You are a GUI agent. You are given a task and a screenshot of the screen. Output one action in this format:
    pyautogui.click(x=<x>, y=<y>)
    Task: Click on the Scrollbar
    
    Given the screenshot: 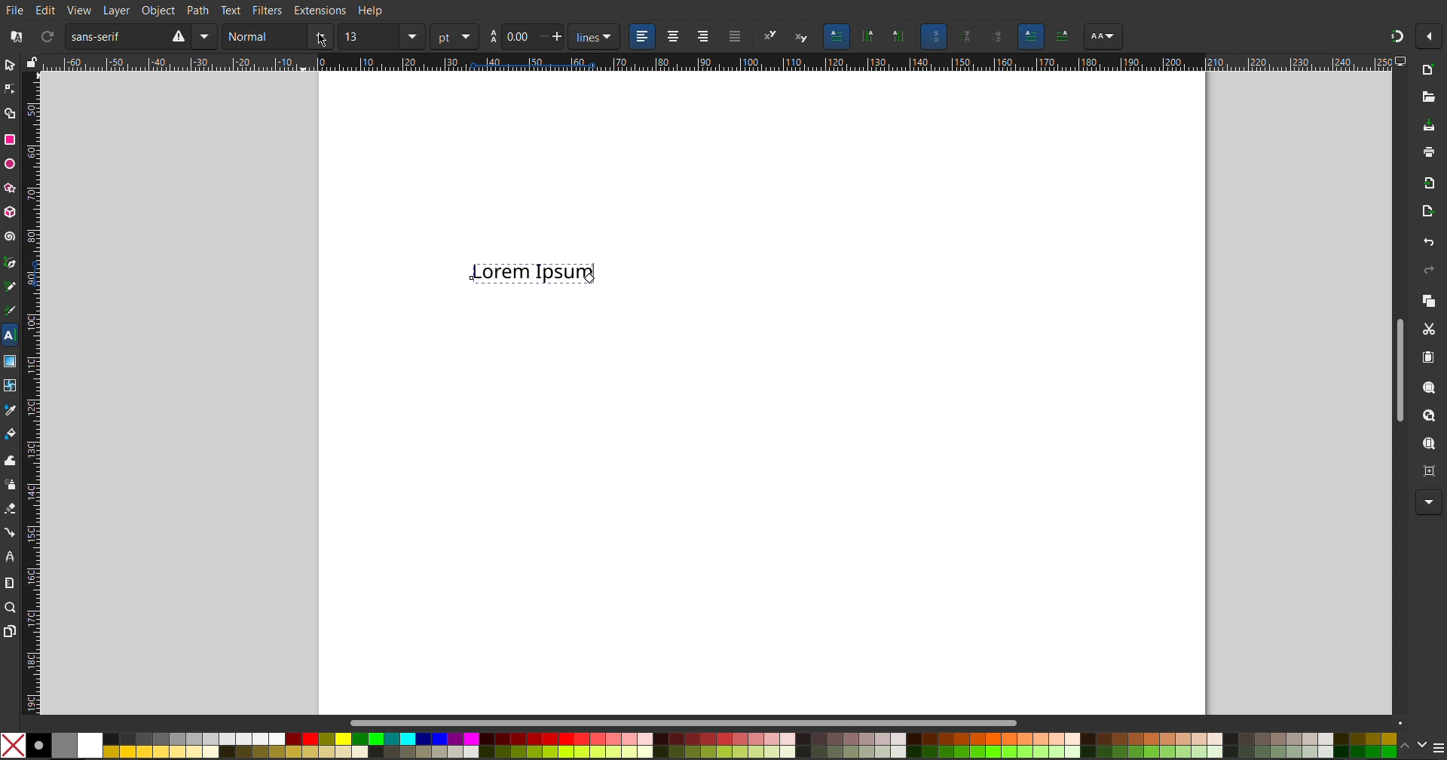 What is the action you would take?
    pyautogui.click(x=693, y=722)
    